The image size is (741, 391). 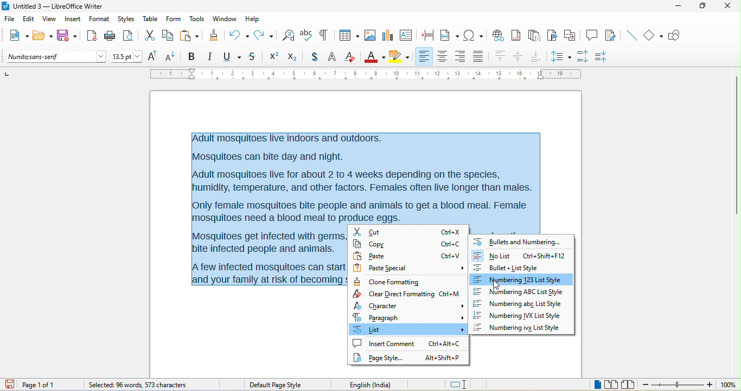 I want to click on basic shape, so click(x=655, y=36).